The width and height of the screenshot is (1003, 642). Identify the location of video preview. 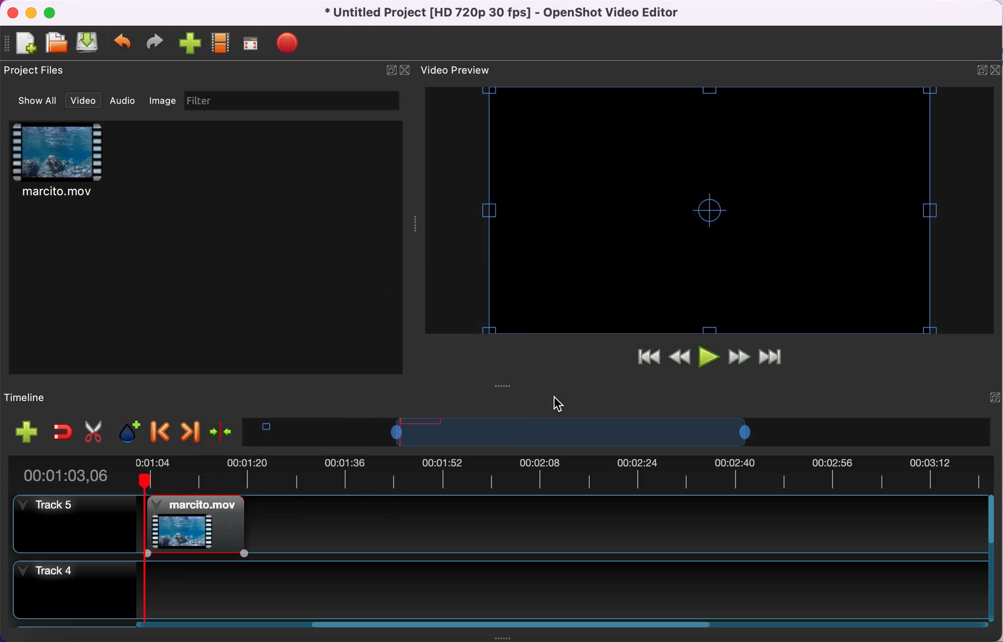
(704, 211).